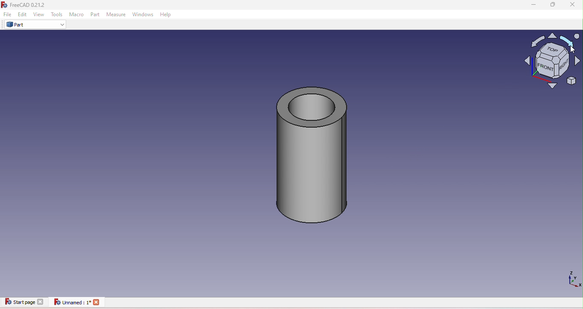 The width and height of the screenshot is (583, 309). Describe the element at coordinates (306, 155) in the screenshot. I see `Cylinder` at that location.